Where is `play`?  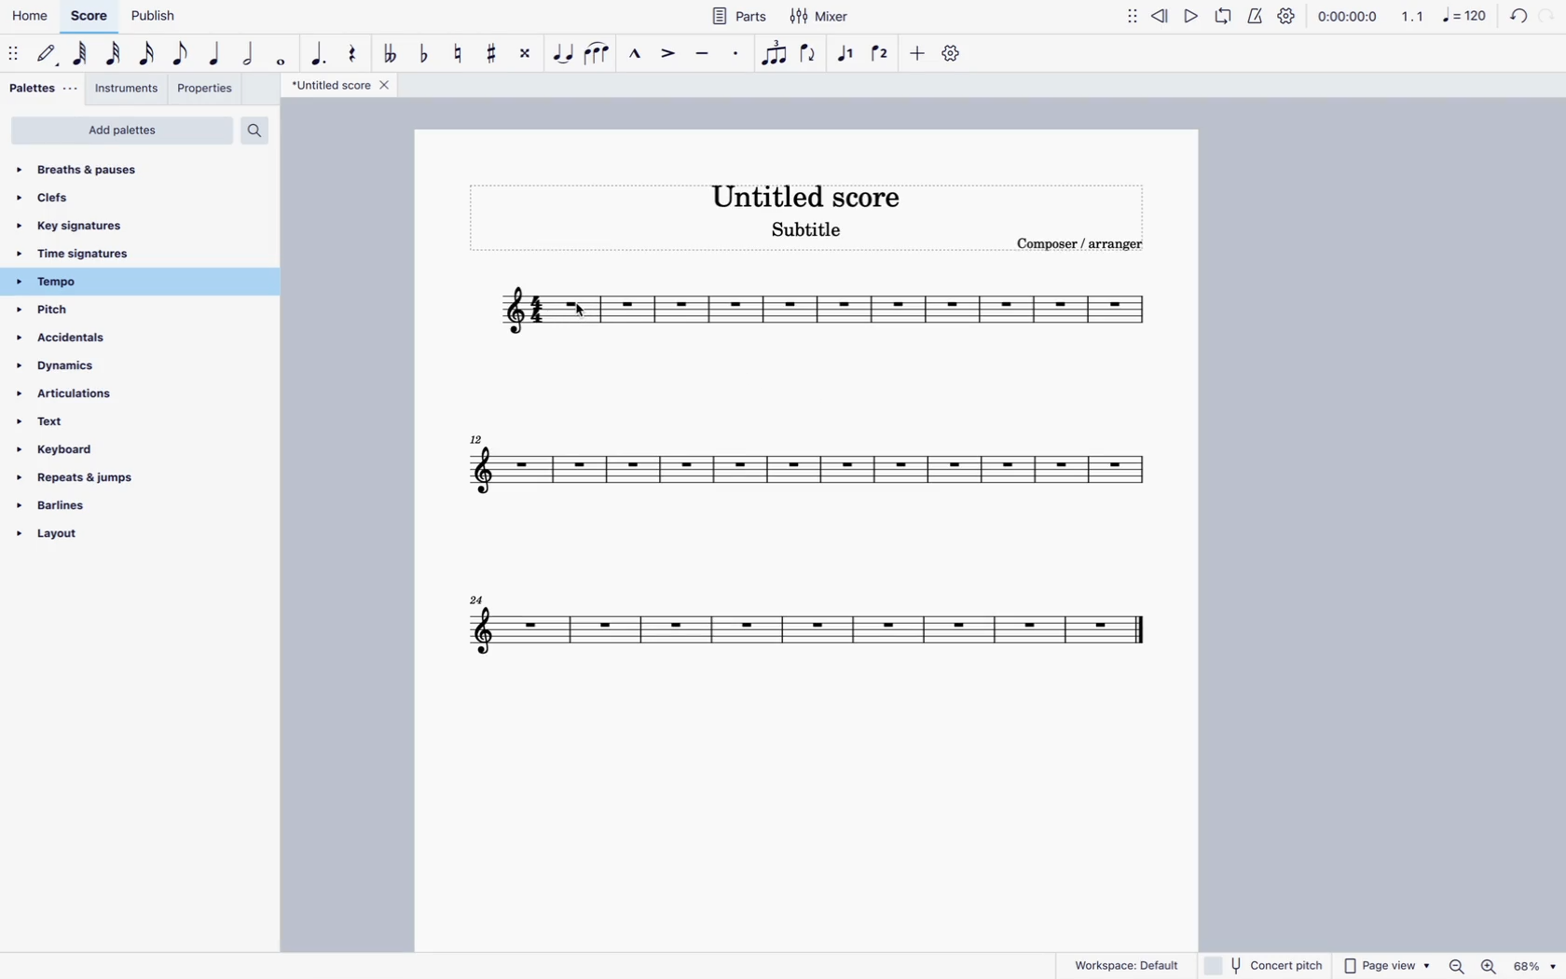 play is located at coordinates (1190, 15).